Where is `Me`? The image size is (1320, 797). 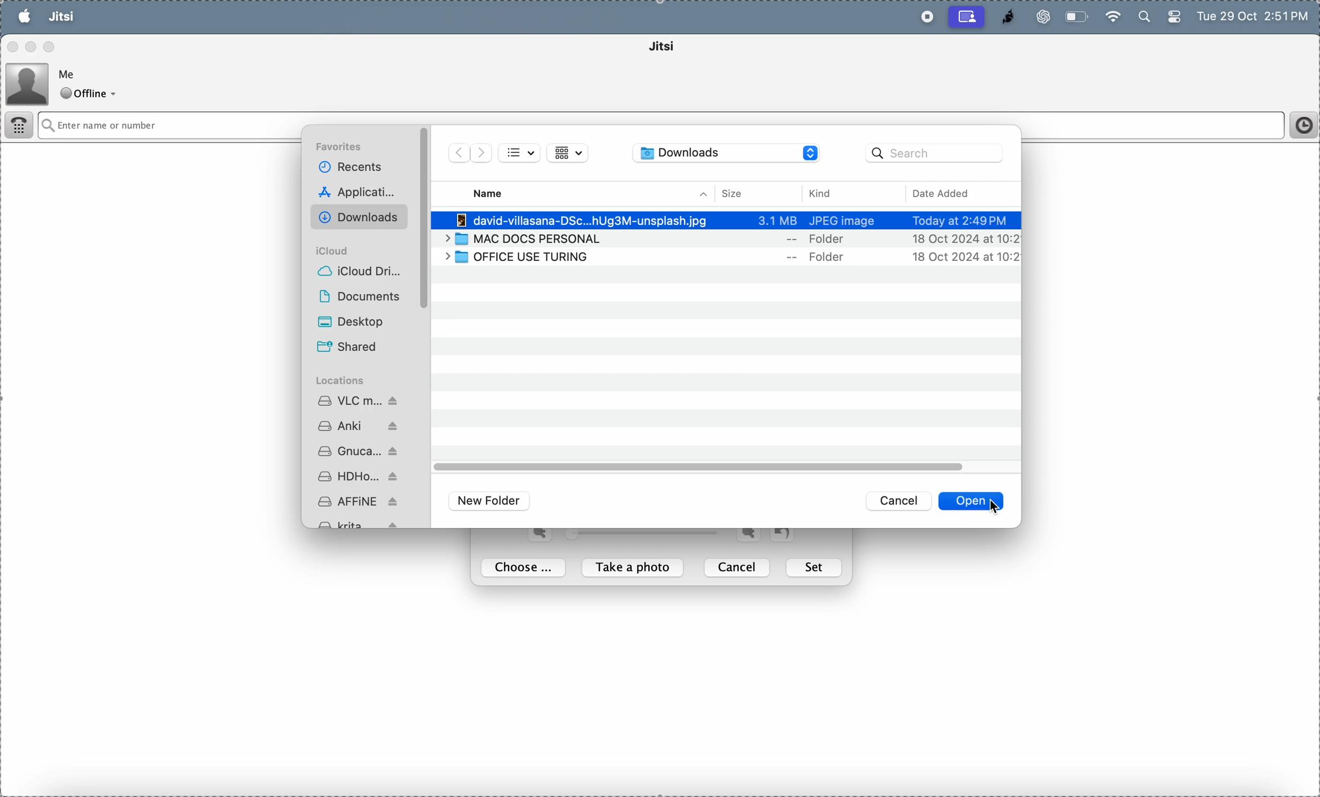
Me is located at coordinates (70, 73).